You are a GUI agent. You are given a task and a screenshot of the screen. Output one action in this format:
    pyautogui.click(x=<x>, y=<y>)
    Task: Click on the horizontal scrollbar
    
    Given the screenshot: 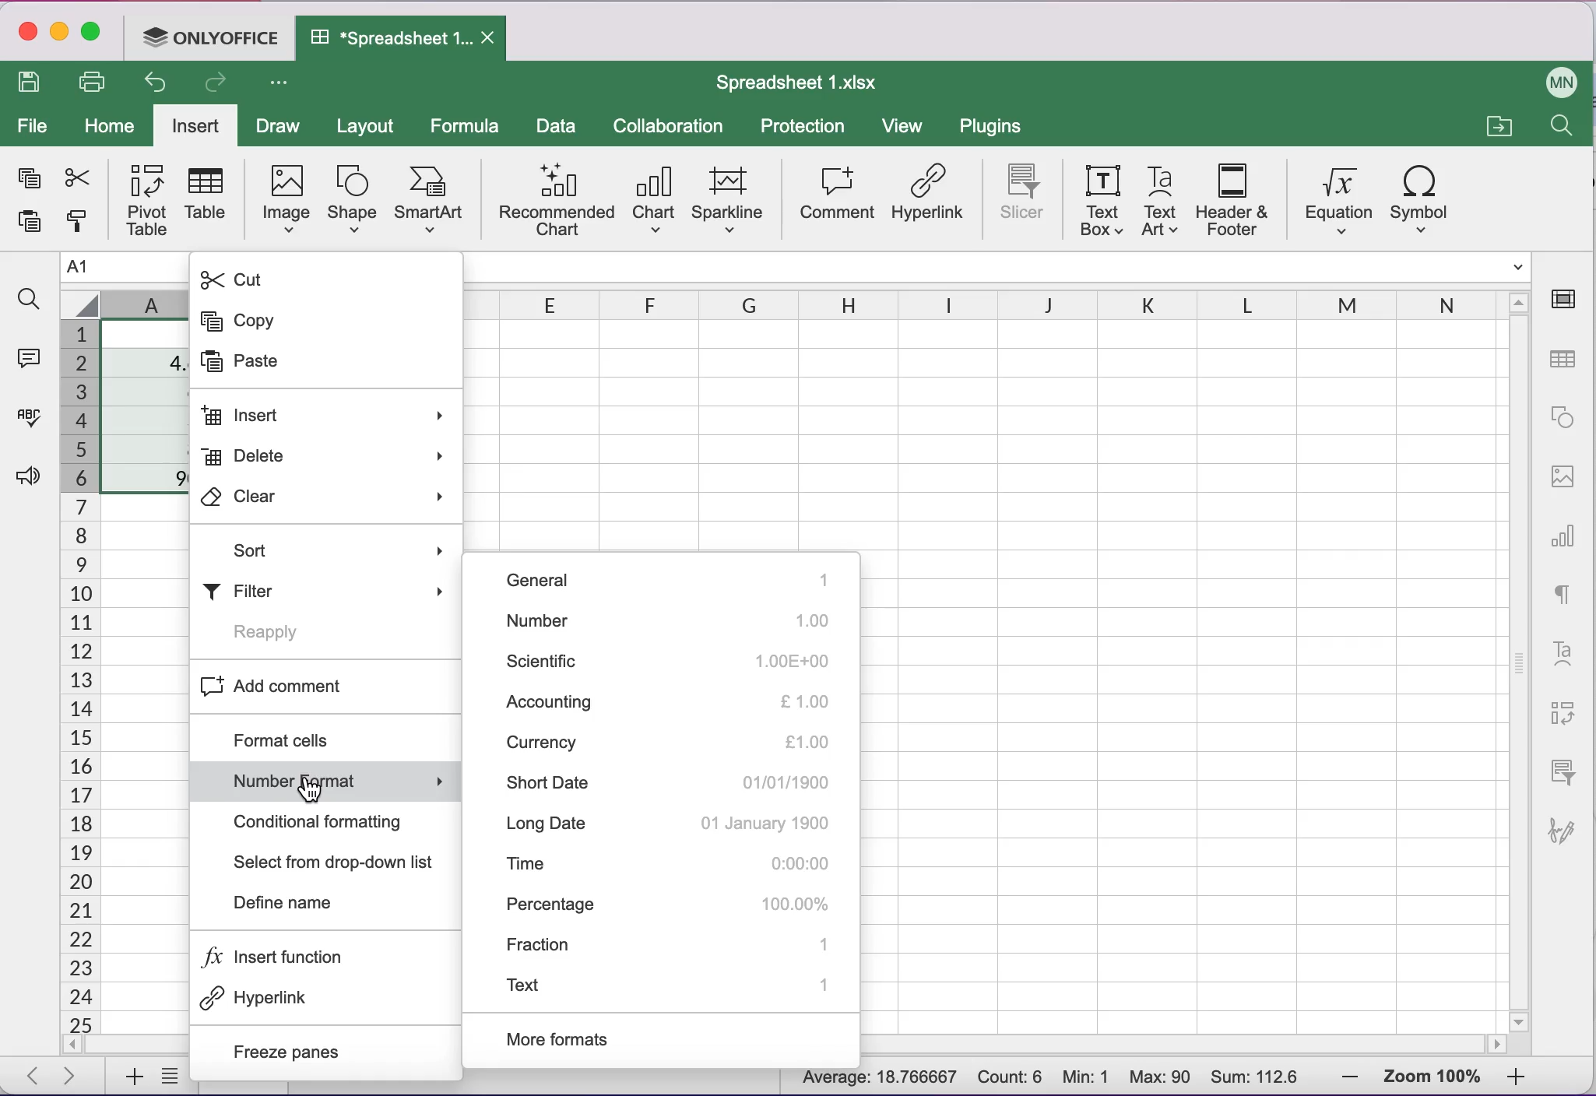 What is the action you would take?
    pyautogui.click(x=1180, y=1047)
    